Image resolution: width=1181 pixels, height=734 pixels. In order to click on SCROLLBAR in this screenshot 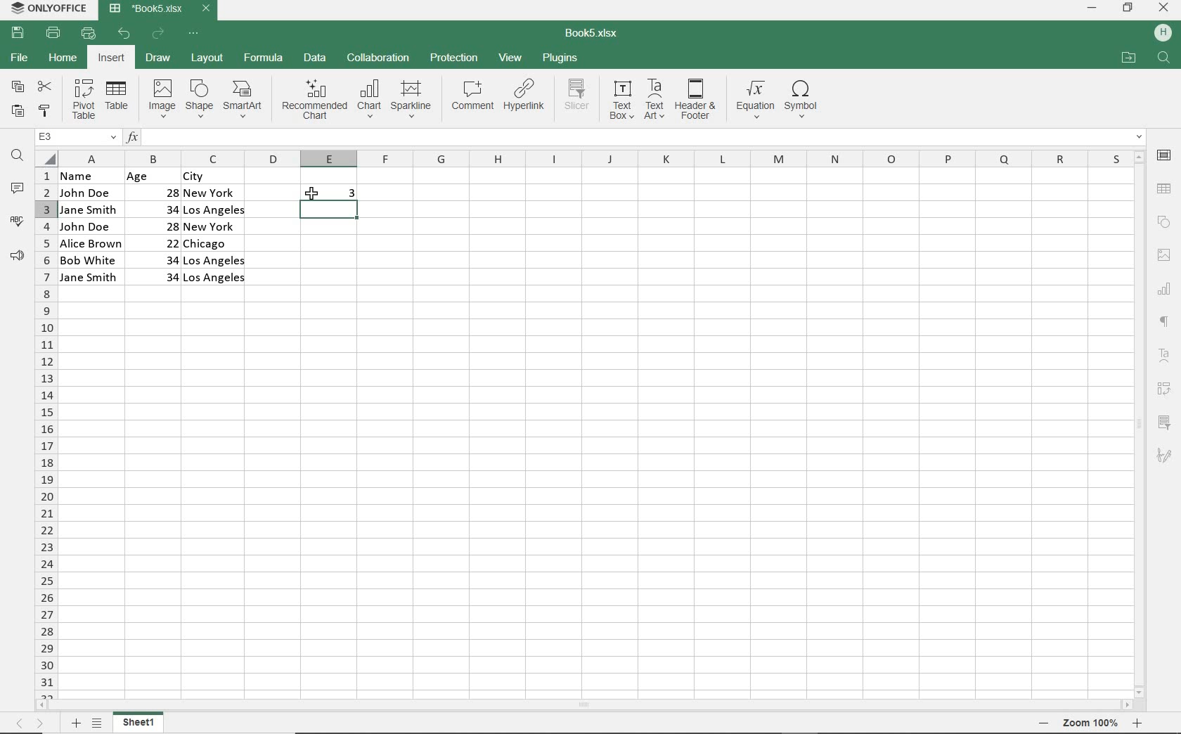, I will do `click(1138, 424)`.